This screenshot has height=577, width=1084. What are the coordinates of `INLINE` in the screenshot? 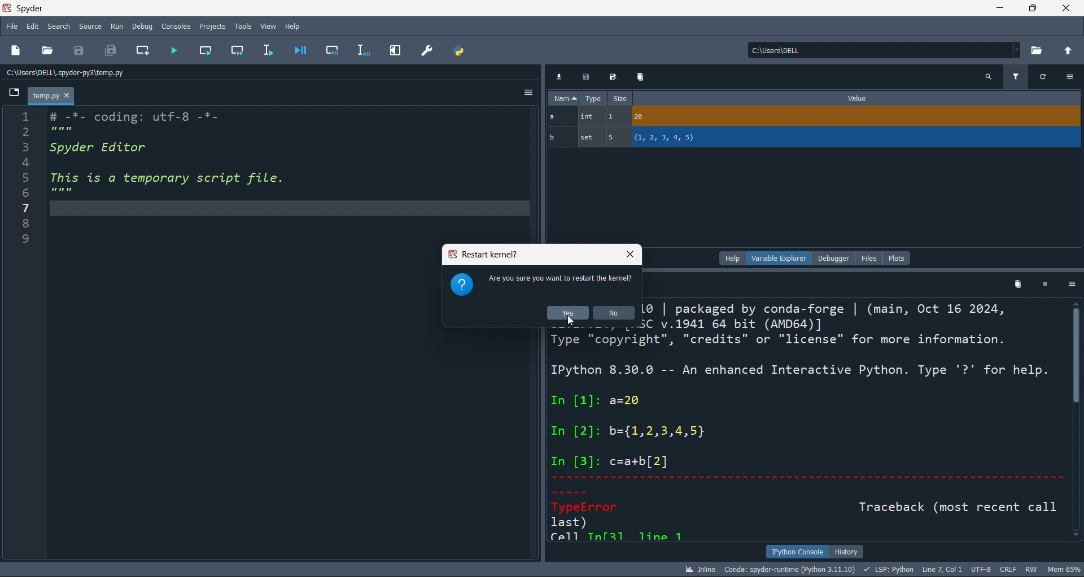 It's located at (700, 569).